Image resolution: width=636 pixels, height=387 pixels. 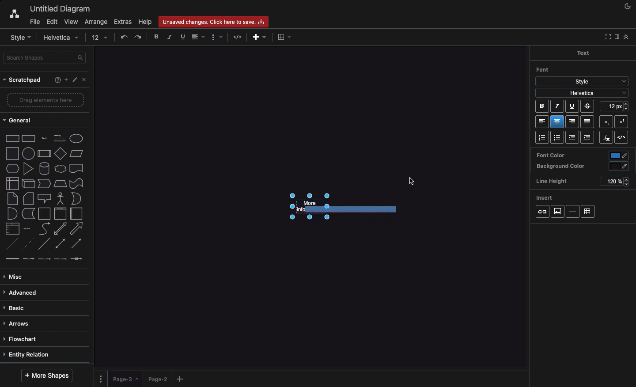 What do you see at coordinates (78, 258) in the screenshot?
I see `connector with symbol` at bounding box center [78, 258].